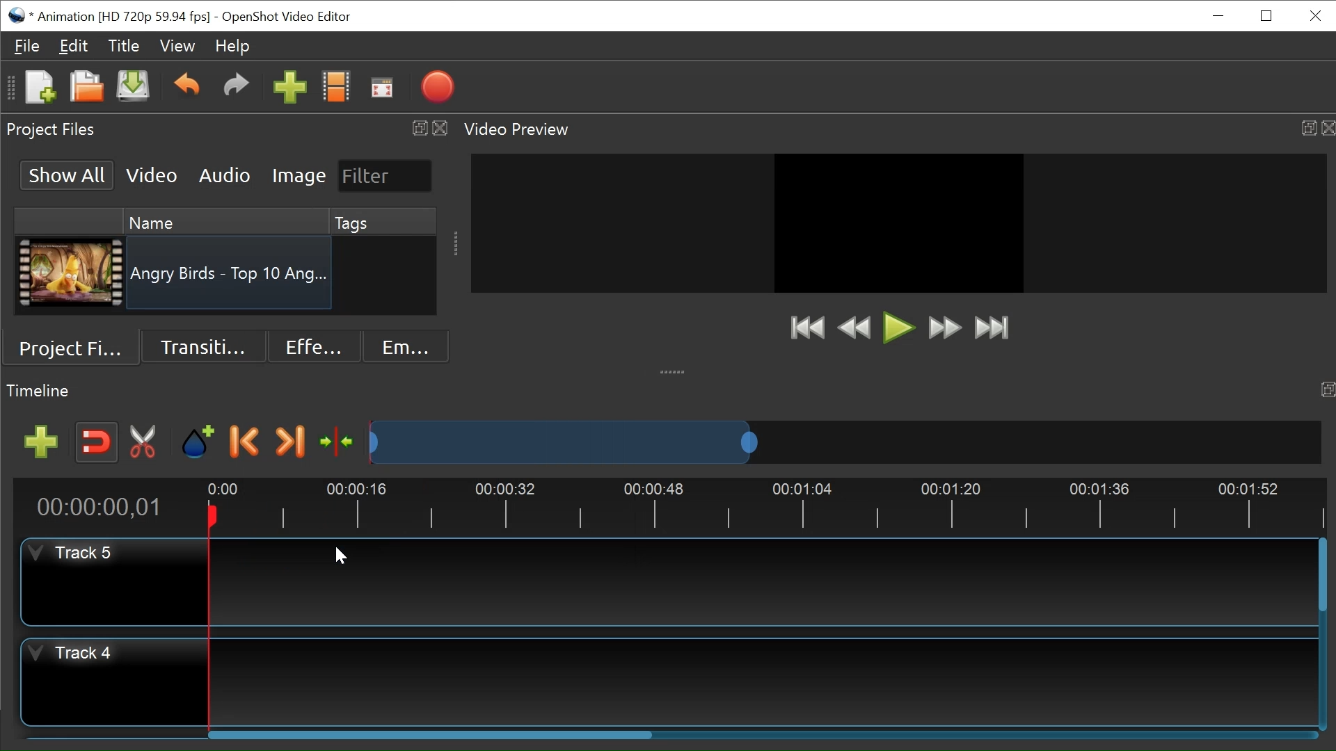  I want to click on Track Panel, so click(758, 581).